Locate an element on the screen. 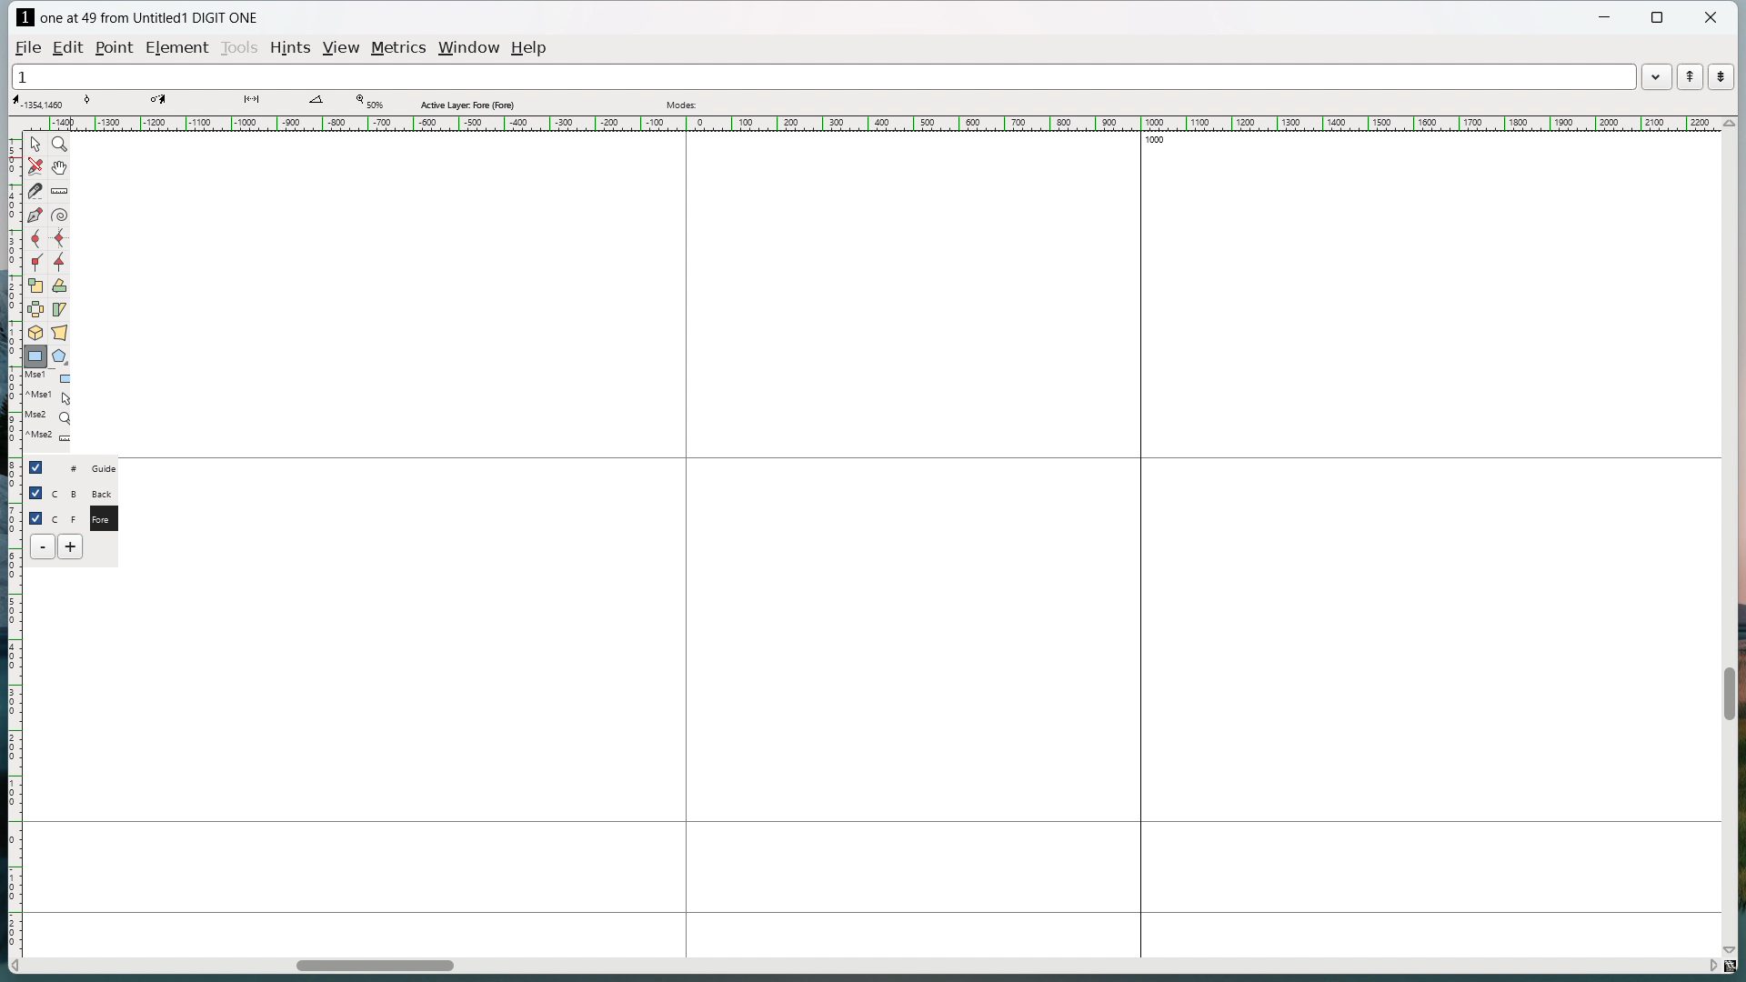  tools is located at coordinates (239, 49).